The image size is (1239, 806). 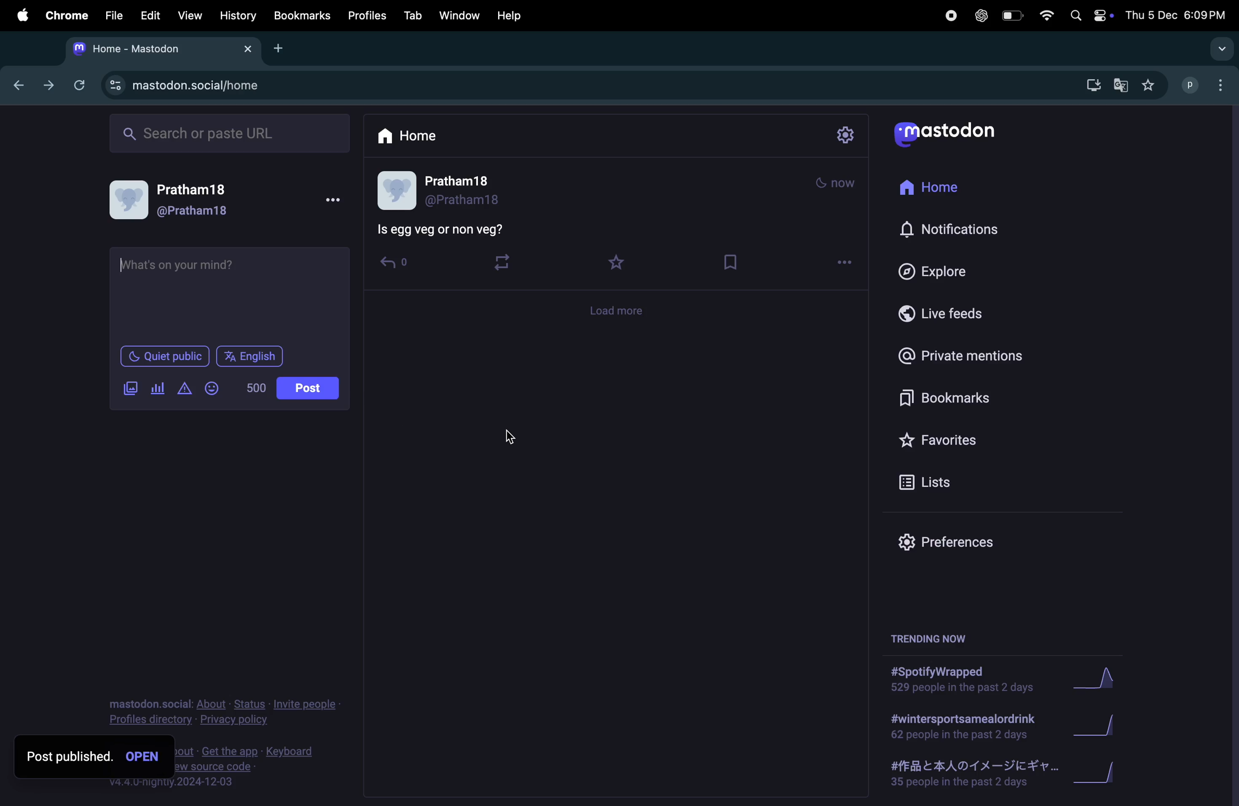 I want to click on favourites, so click(x=1151, y=88).